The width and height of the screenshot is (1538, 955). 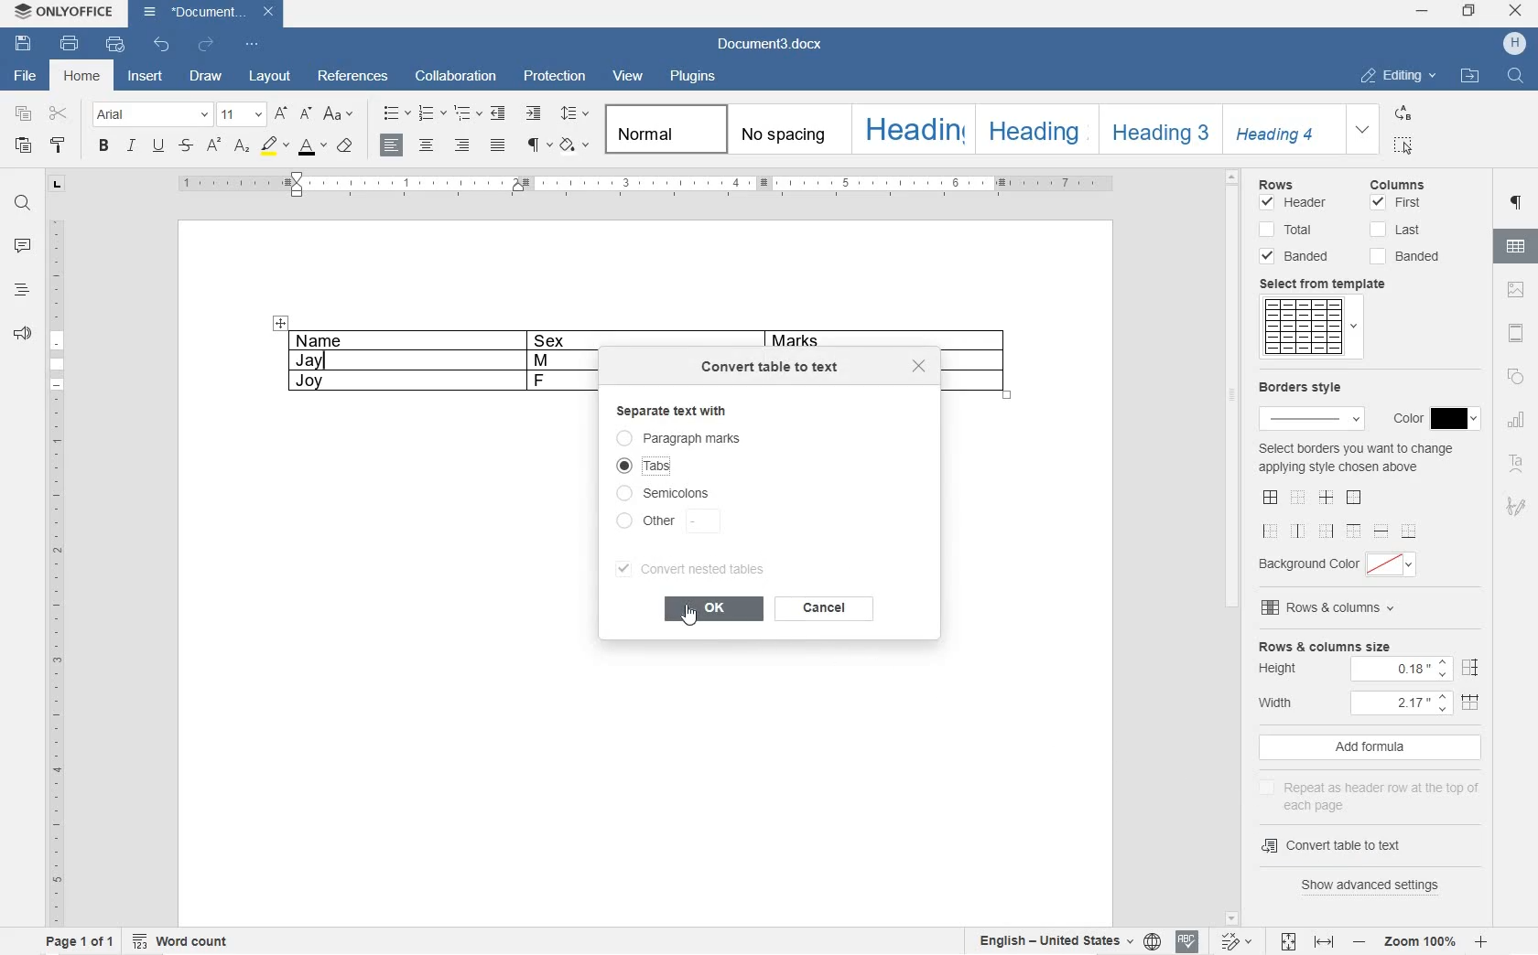 I want to click on NO SPACING, so click(x=785, y=129).